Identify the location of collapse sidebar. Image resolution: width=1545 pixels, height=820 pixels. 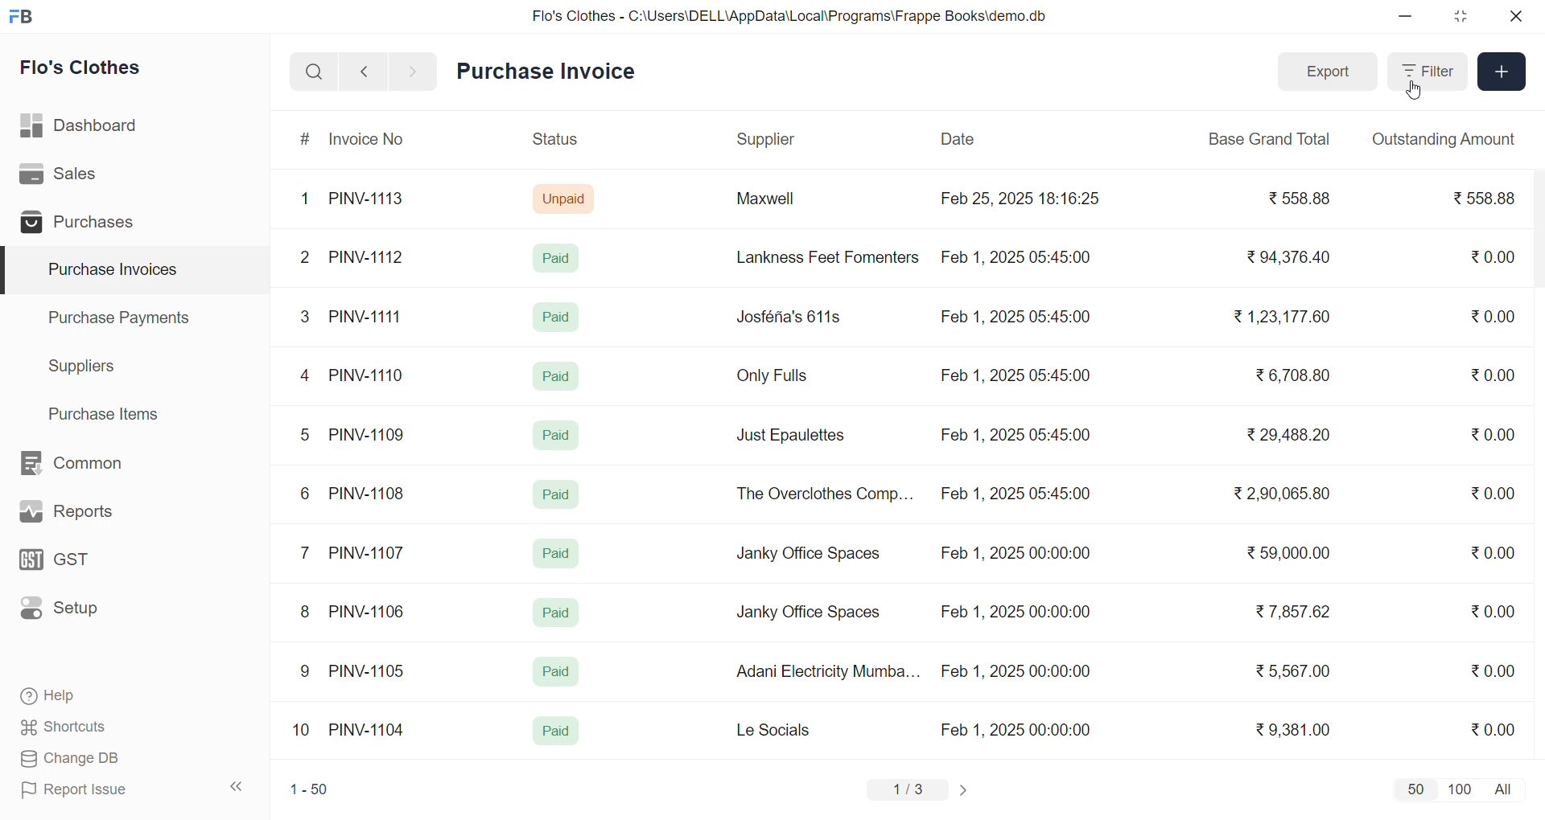
(237, 787).